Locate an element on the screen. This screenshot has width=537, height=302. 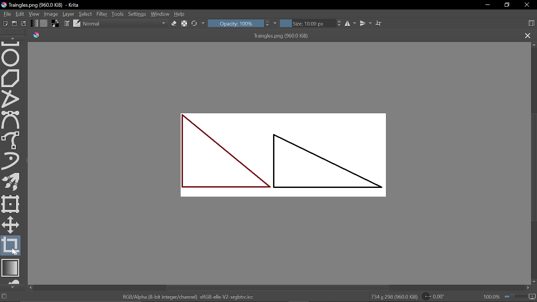
Normal is located at coordinates (125, 24).